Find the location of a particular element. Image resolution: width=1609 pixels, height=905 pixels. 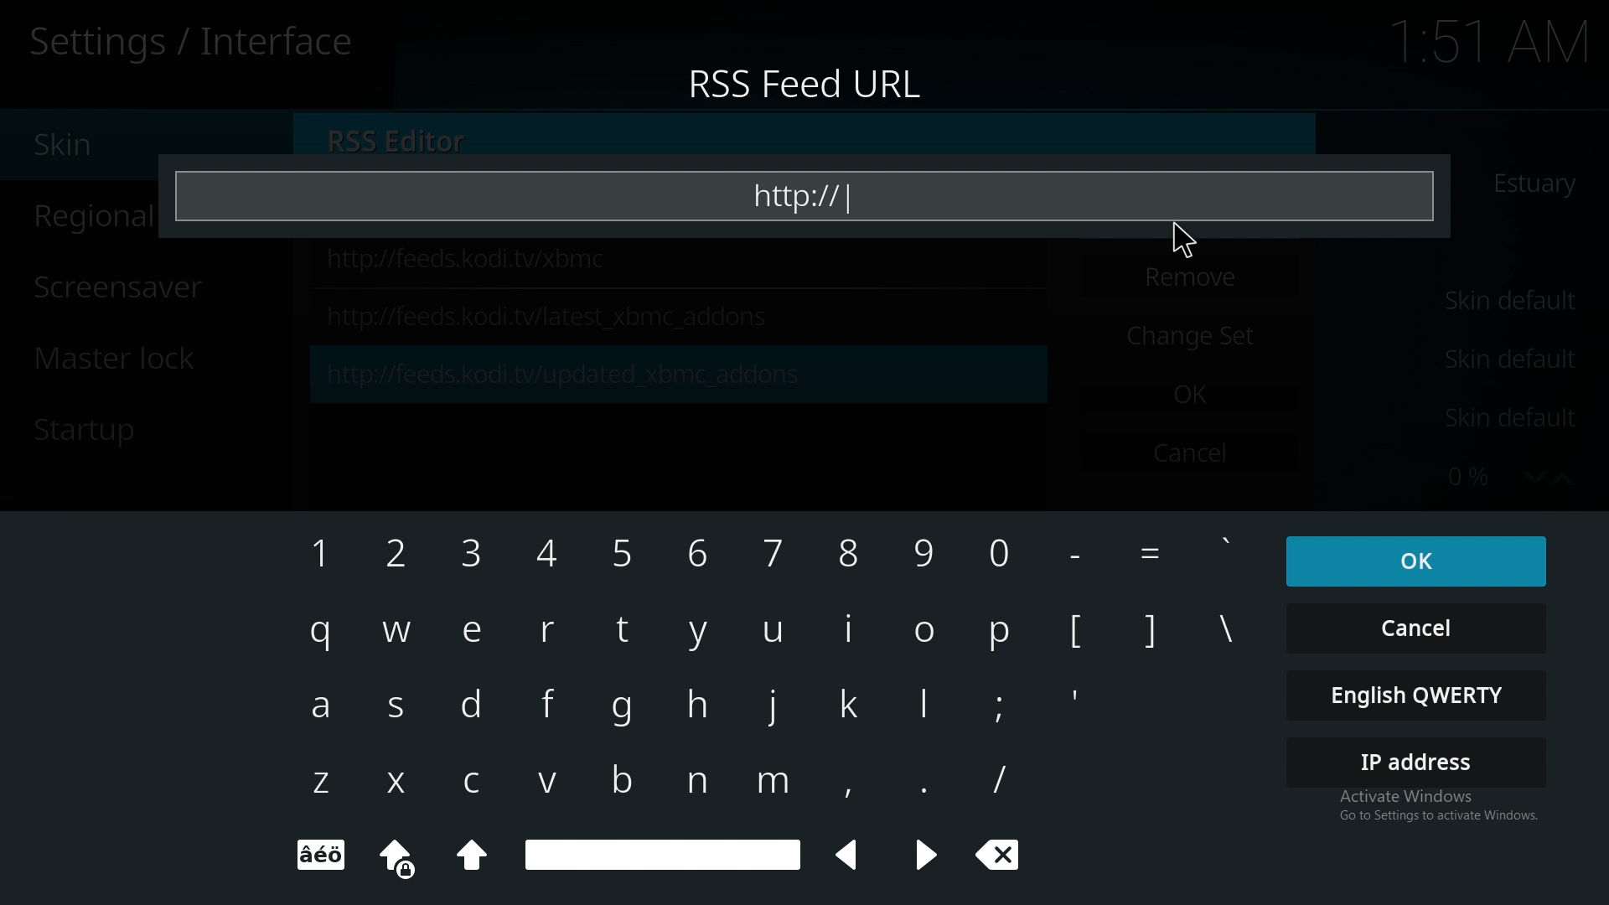

3 is located at coordinates (481, 556).